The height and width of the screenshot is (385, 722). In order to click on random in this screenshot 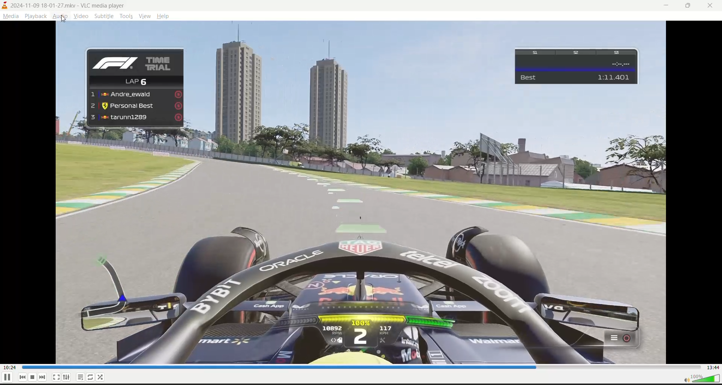, I will do `click(103, 378)`.